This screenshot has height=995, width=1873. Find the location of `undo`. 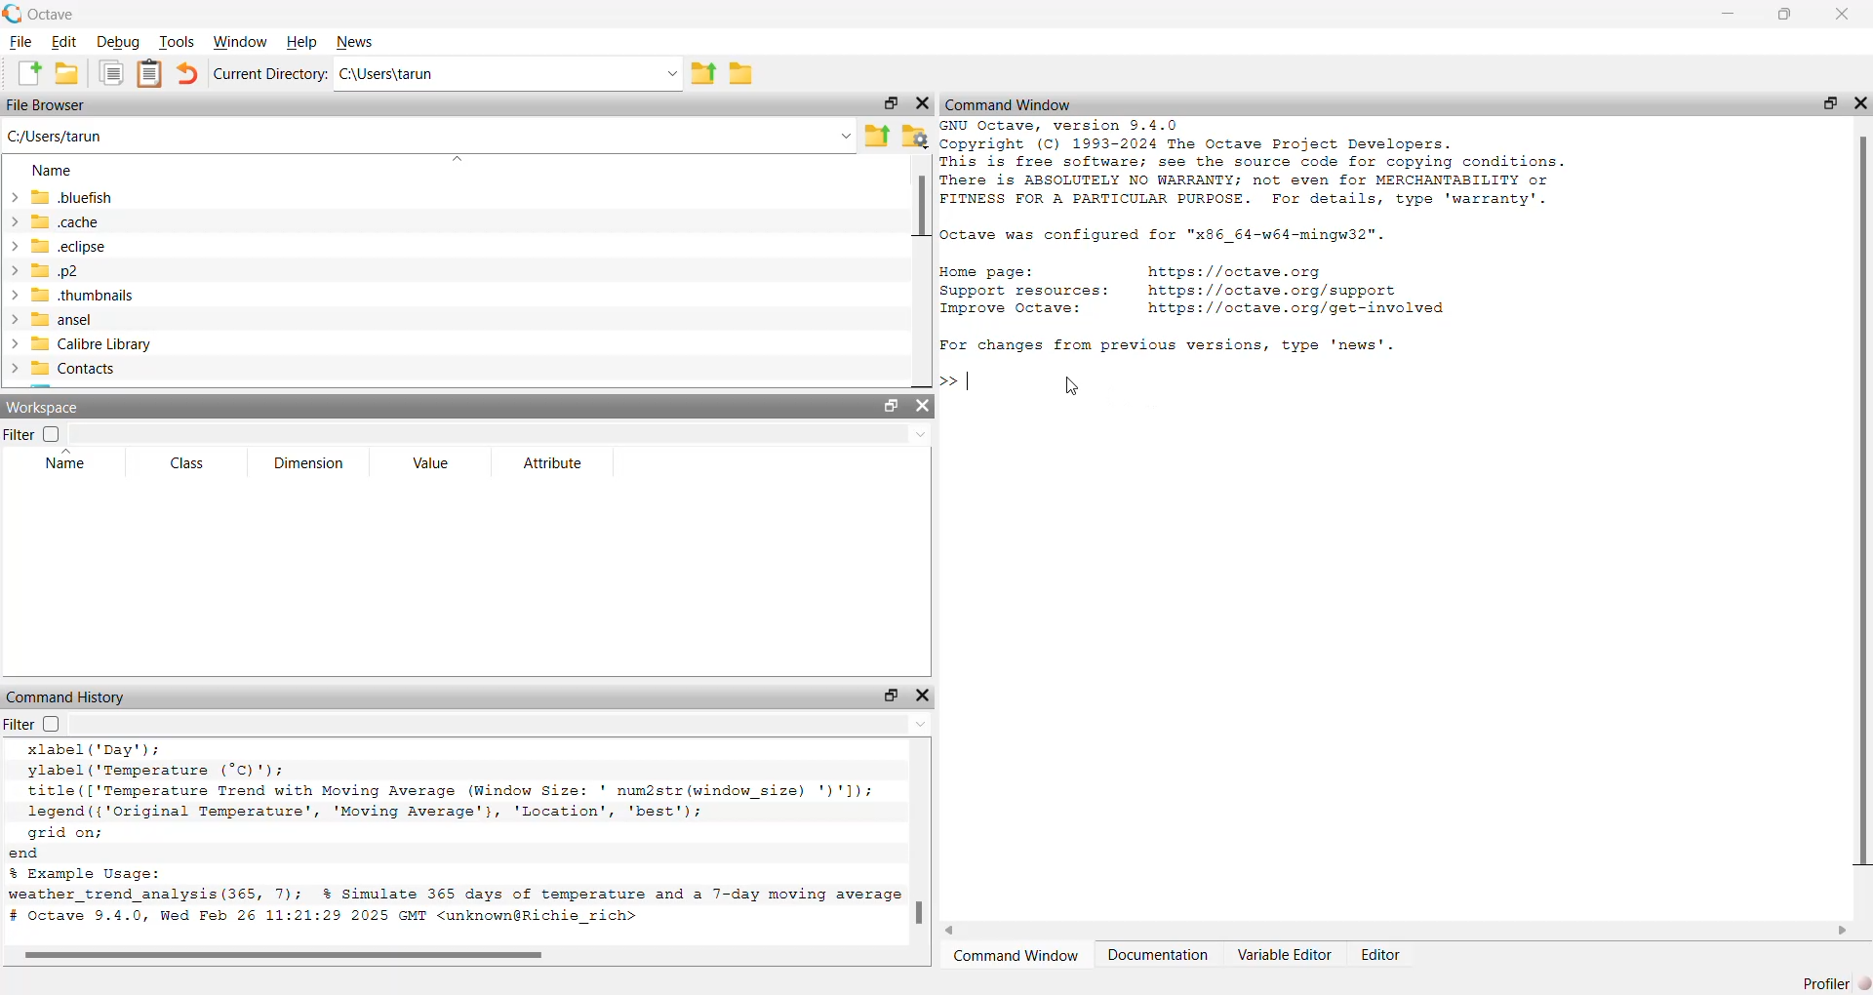

undo is located at coordinates (186, 76).